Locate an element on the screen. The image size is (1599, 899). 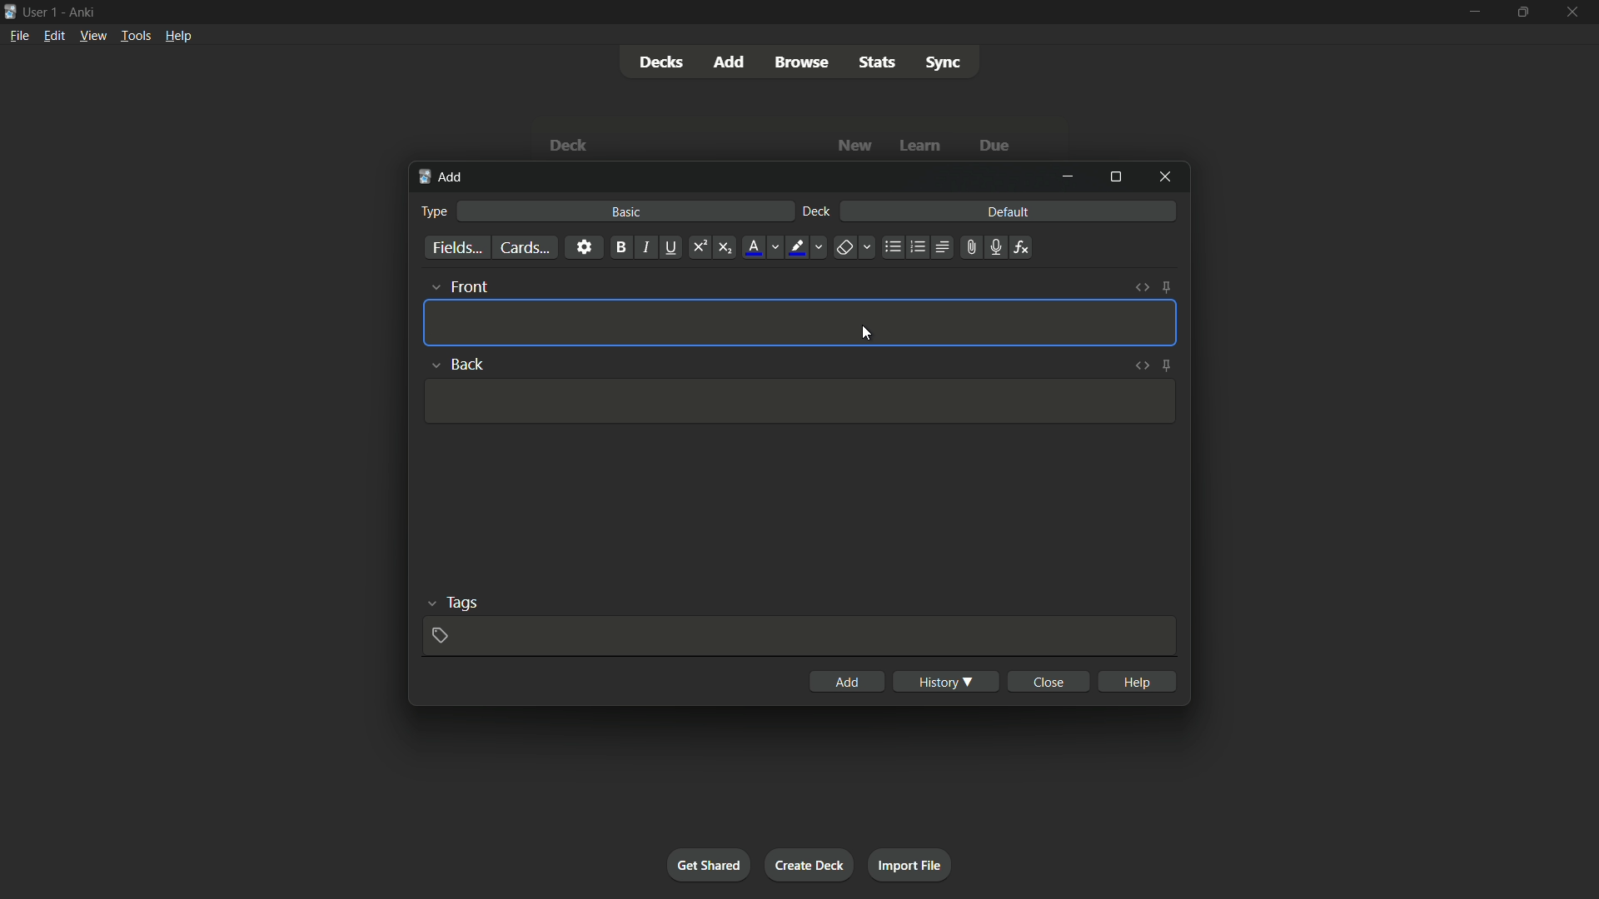
minimize is located at coordinates (1473, 11).